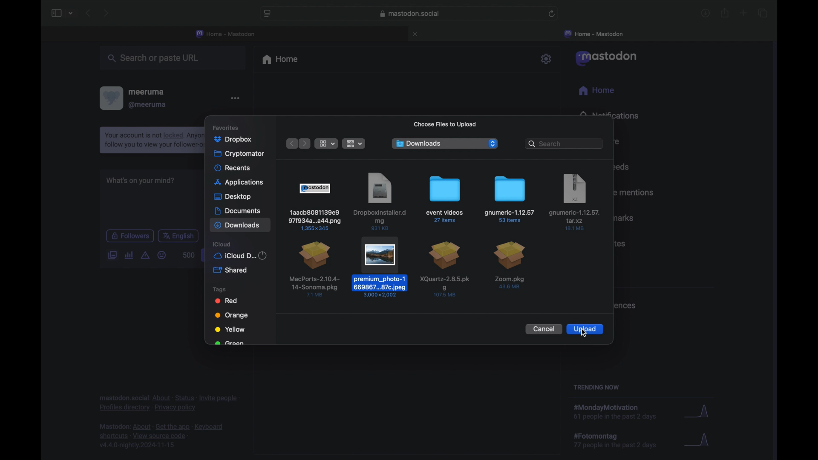 Image resolution: width=818 pixels, height=460 pixels. What do you see at coordinates (233, 197) in the screenshot?
I see `desktop` at bounding box center [233, 197].